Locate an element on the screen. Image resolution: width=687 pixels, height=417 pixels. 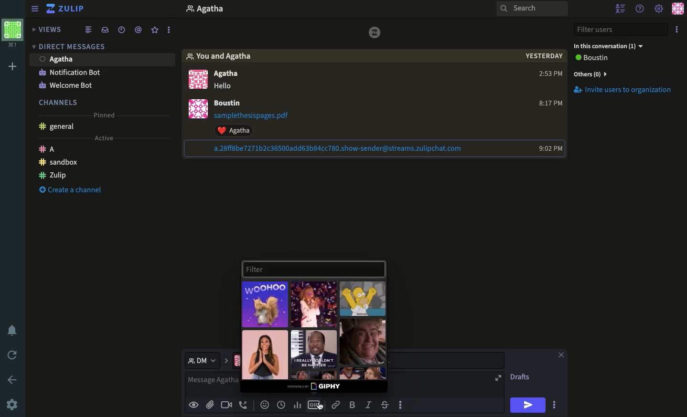
Feed is located at coordinates (91, 30).